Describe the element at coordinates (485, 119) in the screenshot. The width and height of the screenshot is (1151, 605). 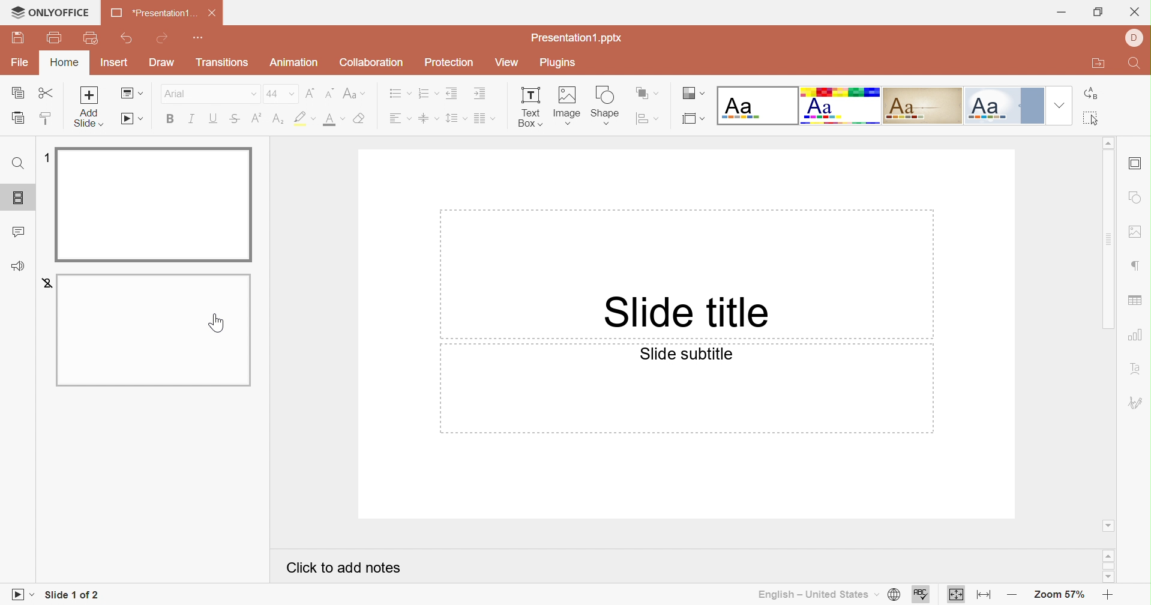
I see `Insert columns` at that location.